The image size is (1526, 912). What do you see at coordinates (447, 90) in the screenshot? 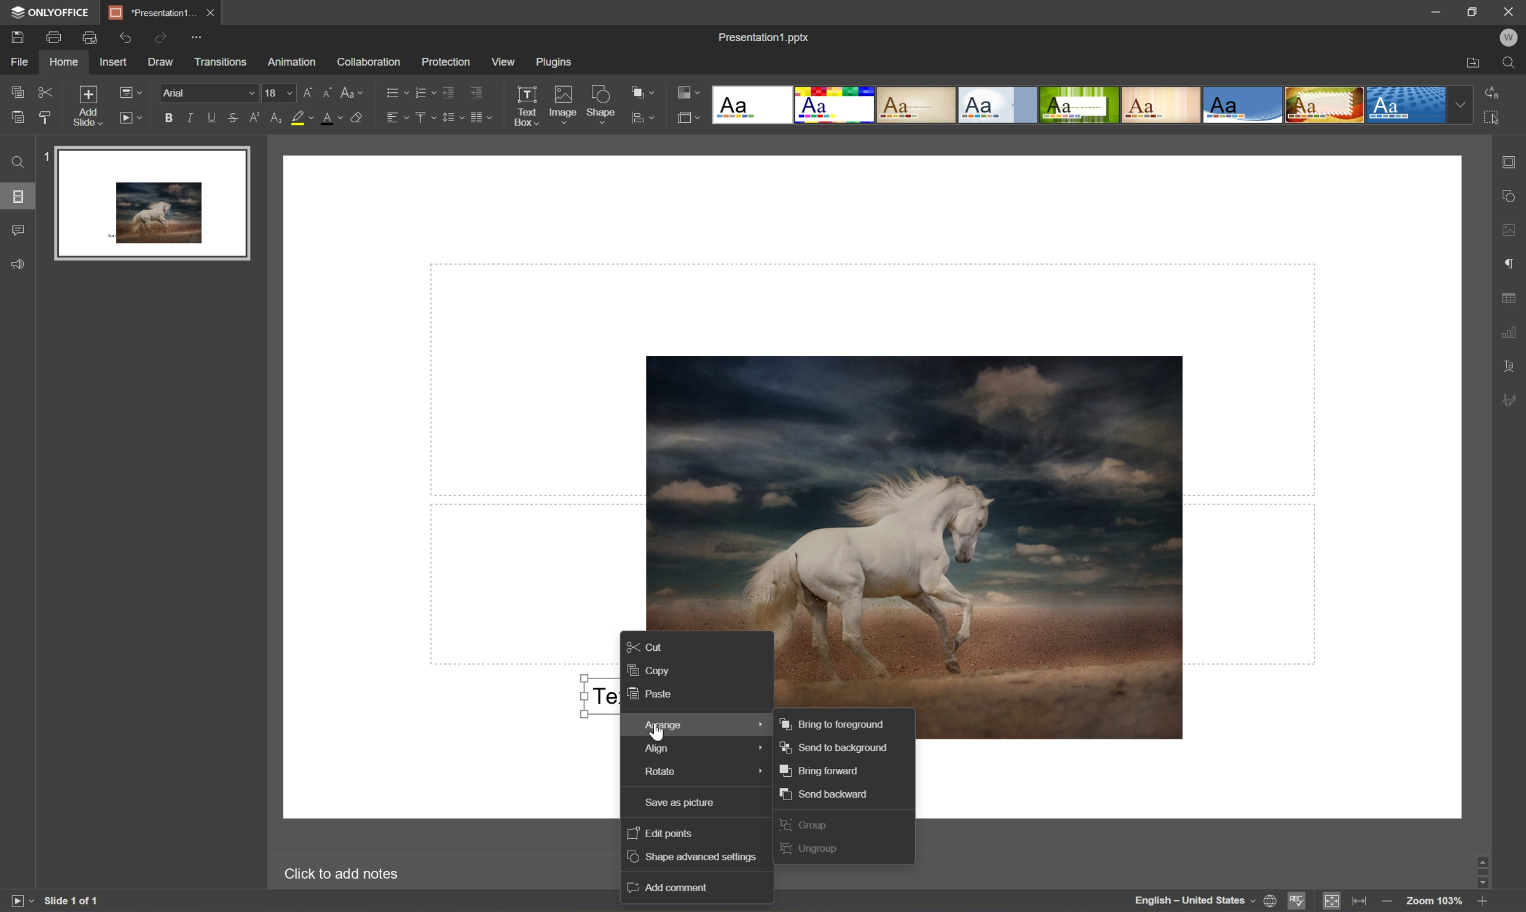
I see `Decrease indent` at bounding box center [447, 90].